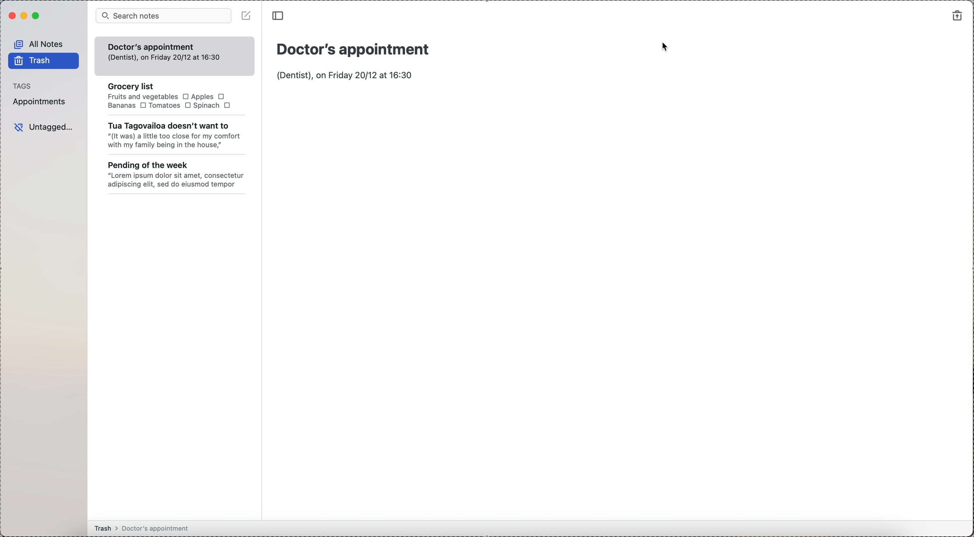 Image resolution: width=974 pixels, height=537 pixels. What do you see at coordinates (175, 184) in the screenshot?
I see `adipiscing elit, sed do eiusmod tempor` at bounding box center [175, 184].